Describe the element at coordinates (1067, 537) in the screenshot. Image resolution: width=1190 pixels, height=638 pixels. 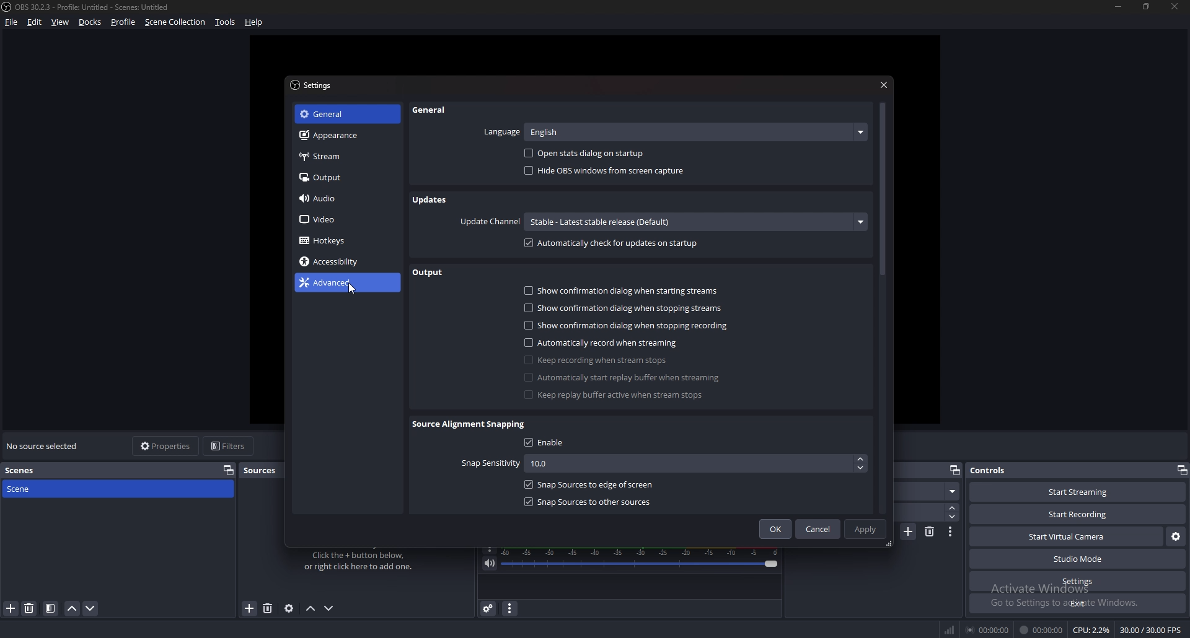
I see `start virtual camera` at that location.